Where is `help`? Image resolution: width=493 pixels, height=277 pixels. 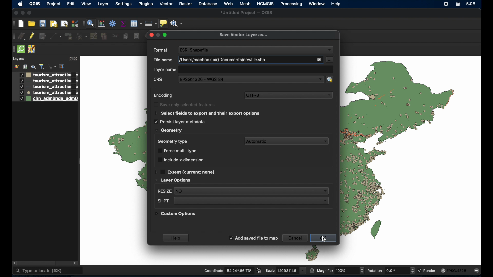
help is located at coordinates (176, 238).